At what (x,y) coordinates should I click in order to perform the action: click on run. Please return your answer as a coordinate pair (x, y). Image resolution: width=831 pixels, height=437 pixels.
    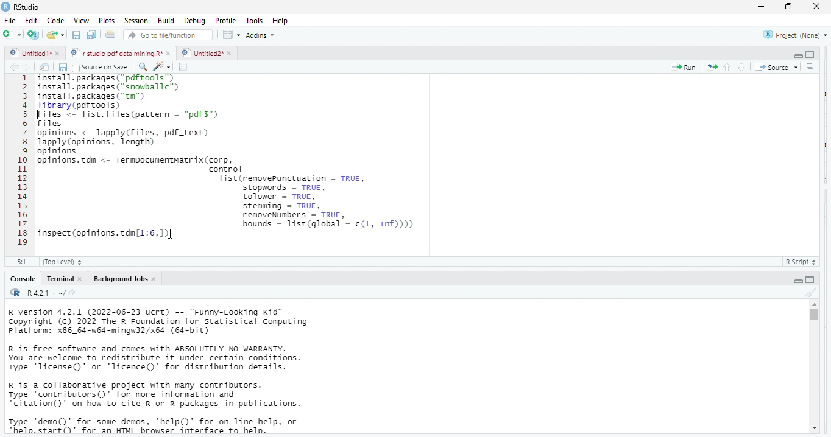
    Looking at the image, I should click on (684, 67).